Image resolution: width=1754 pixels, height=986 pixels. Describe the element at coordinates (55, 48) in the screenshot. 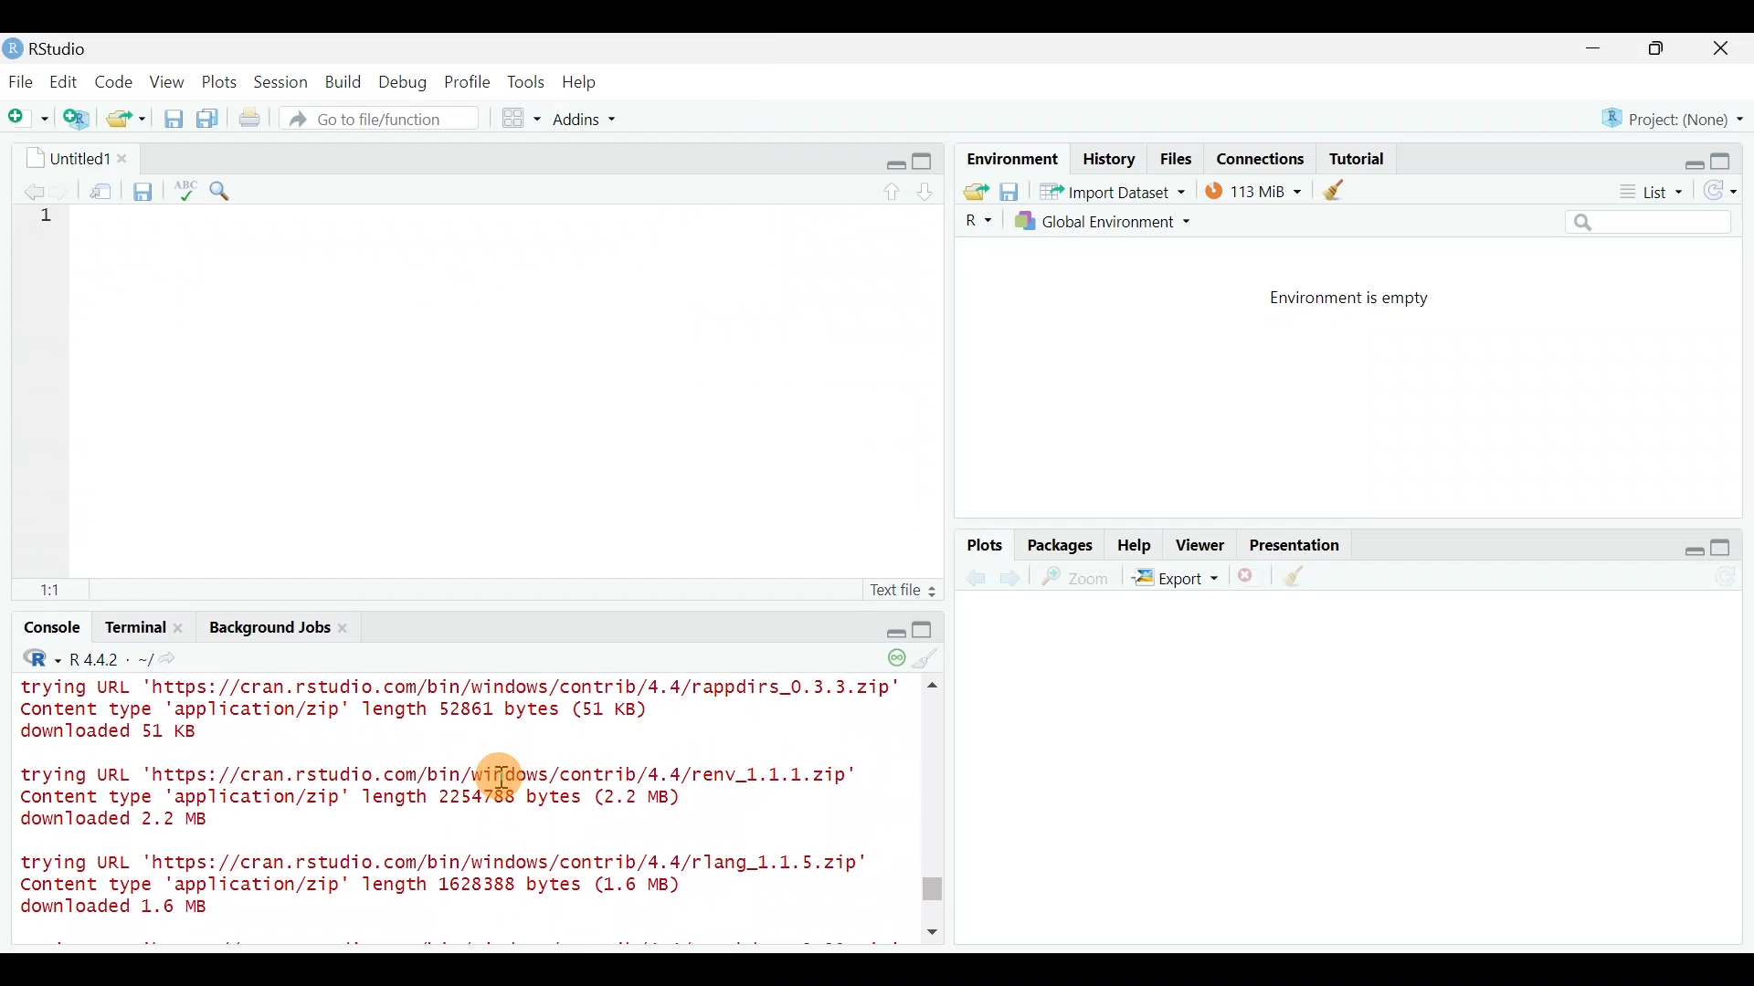

I see `RStudio` at that location.